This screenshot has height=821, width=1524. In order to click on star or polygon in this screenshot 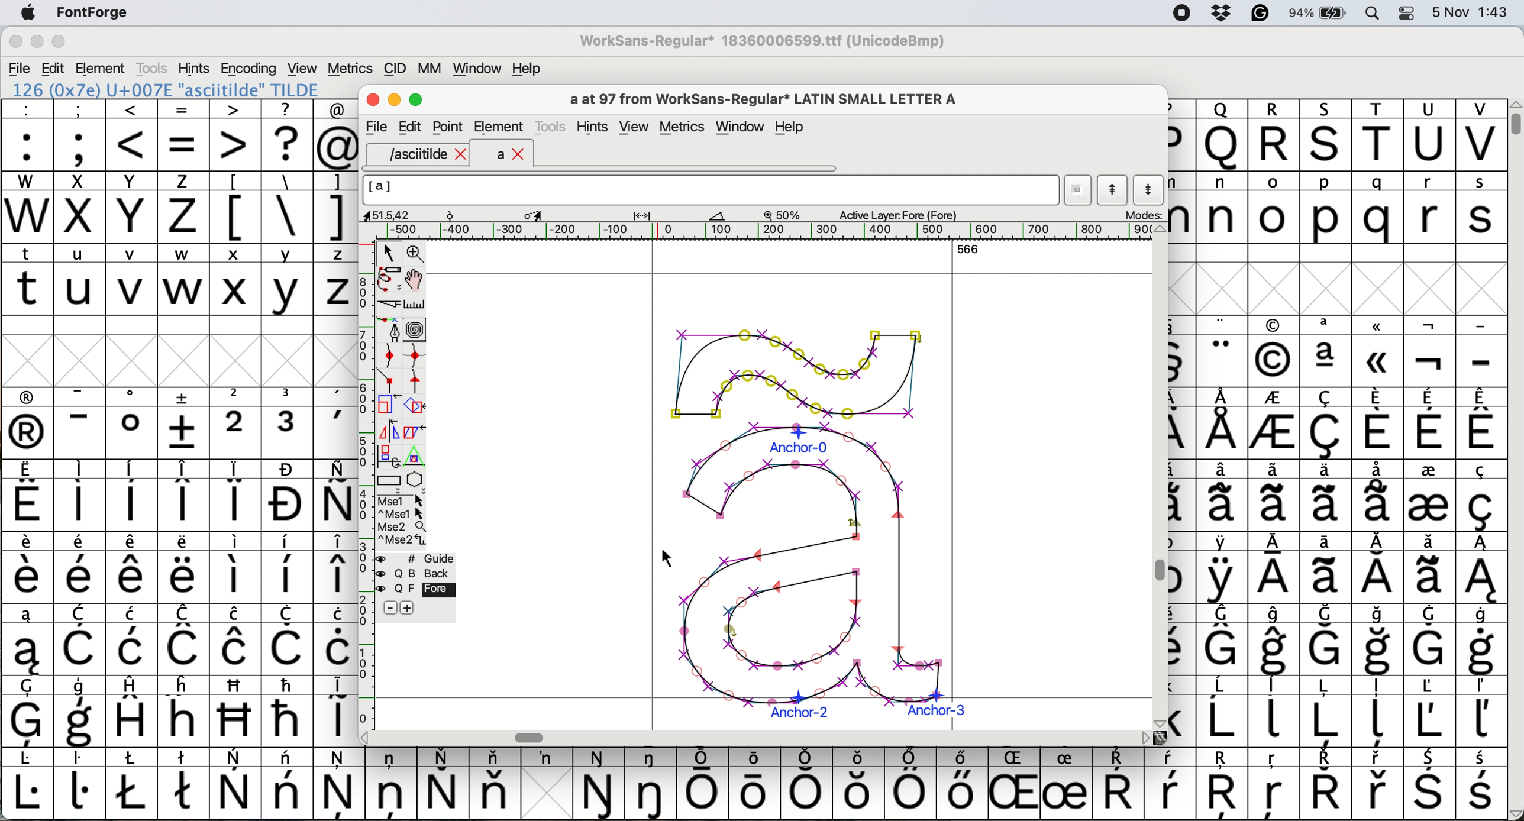, I will do `click(416, 480)`.